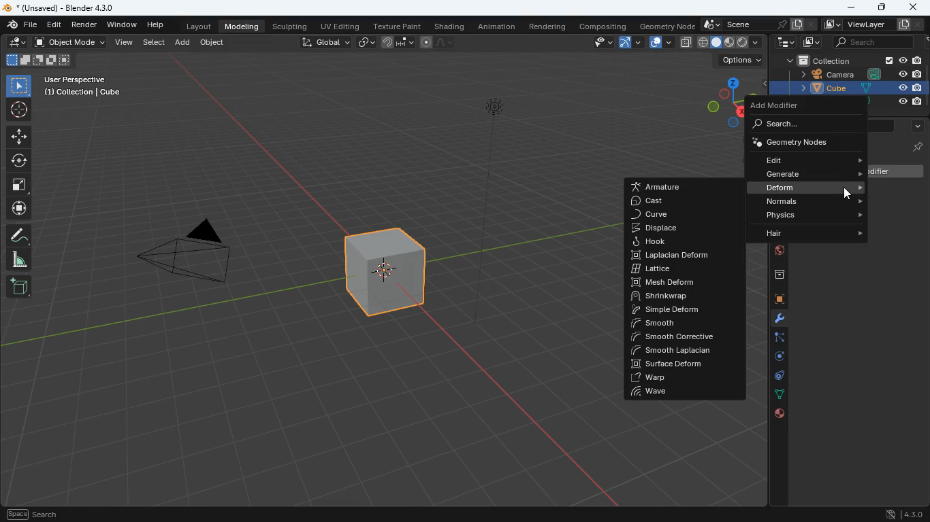 The height and width of the screenshot is (522, 930). I want to click on angle, so click(25, 260).